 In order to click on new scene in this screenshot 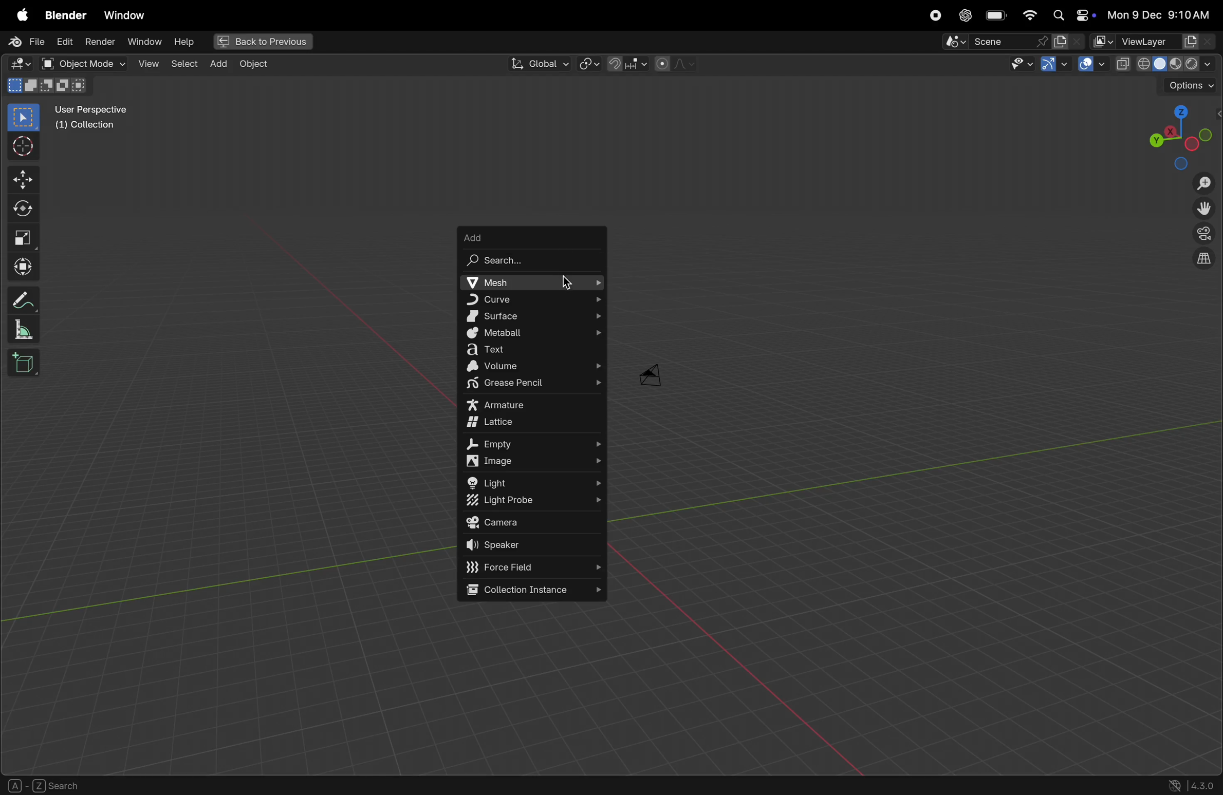, I will do `click(1068, 42)`.